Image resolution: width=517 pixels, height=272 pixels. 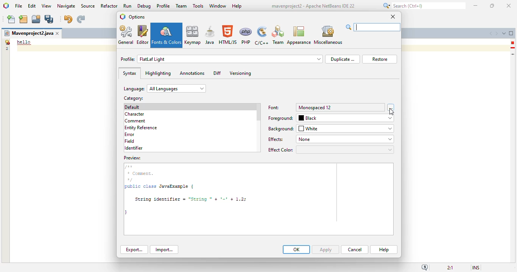 I want to click on identifier, so click(x=134, y=148).